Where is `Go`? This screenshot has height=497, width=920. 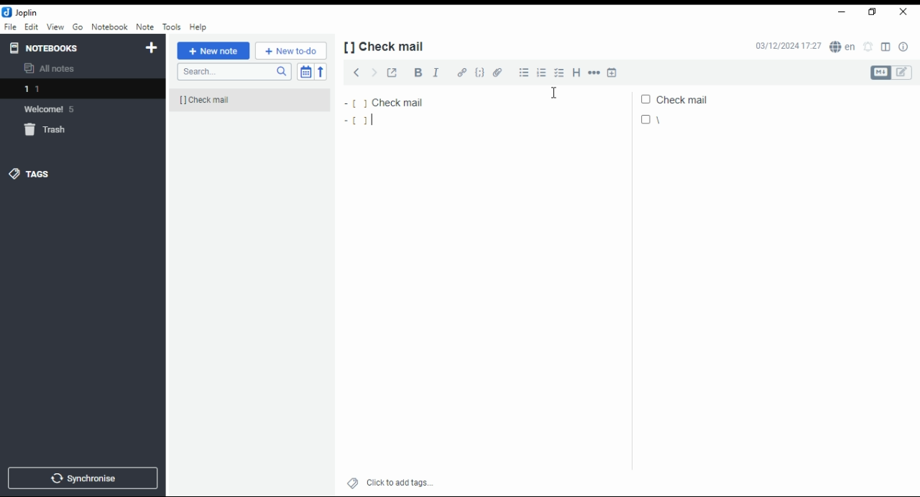
Go is located at coordinates (78, 26).